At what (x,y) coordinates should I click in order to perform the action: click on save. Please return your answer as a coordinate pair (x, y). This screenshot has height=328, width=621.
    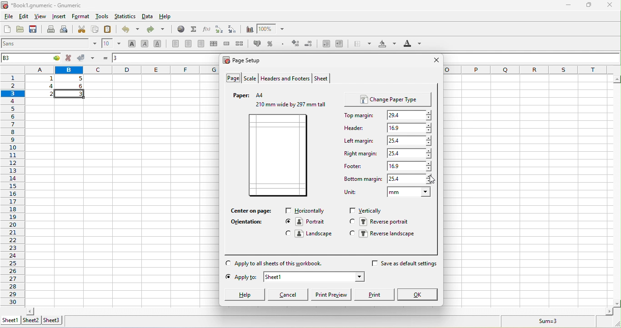
    Looking at the image, I should click on (35, 30).